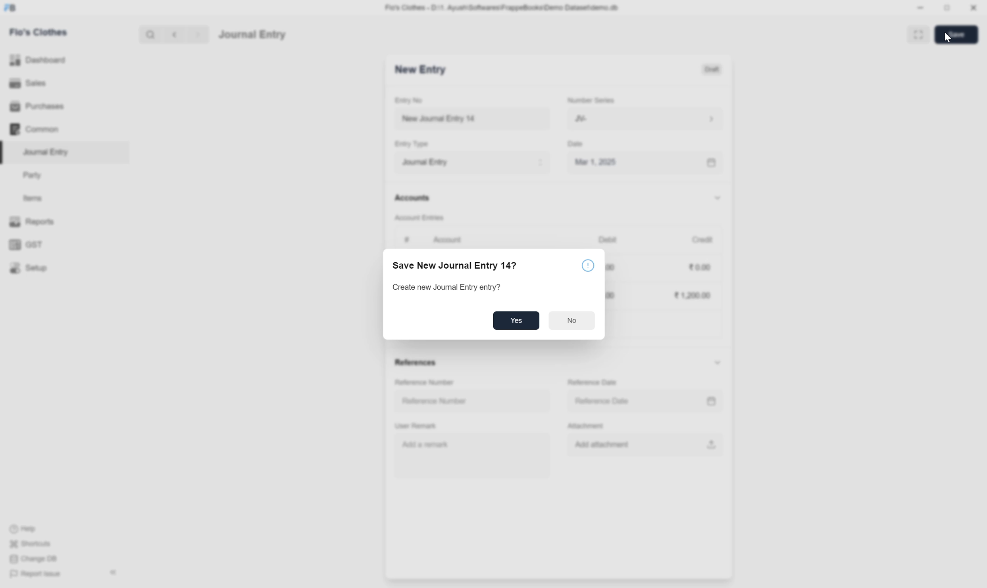 The width and height of the screenshot is (987, 588). I want to click on Create new Journal Entry entry?, so click(448, 287).